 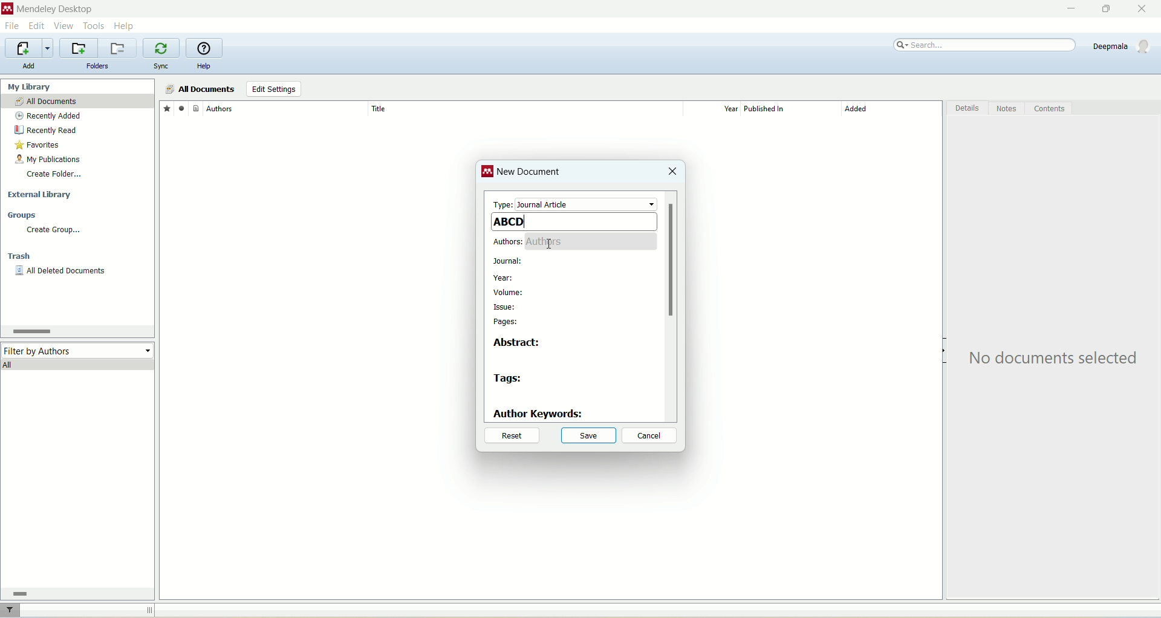 What do you see at coordinates (1049, 109) in the screenshot?
I see `content` at bounding box center [1049, 109].